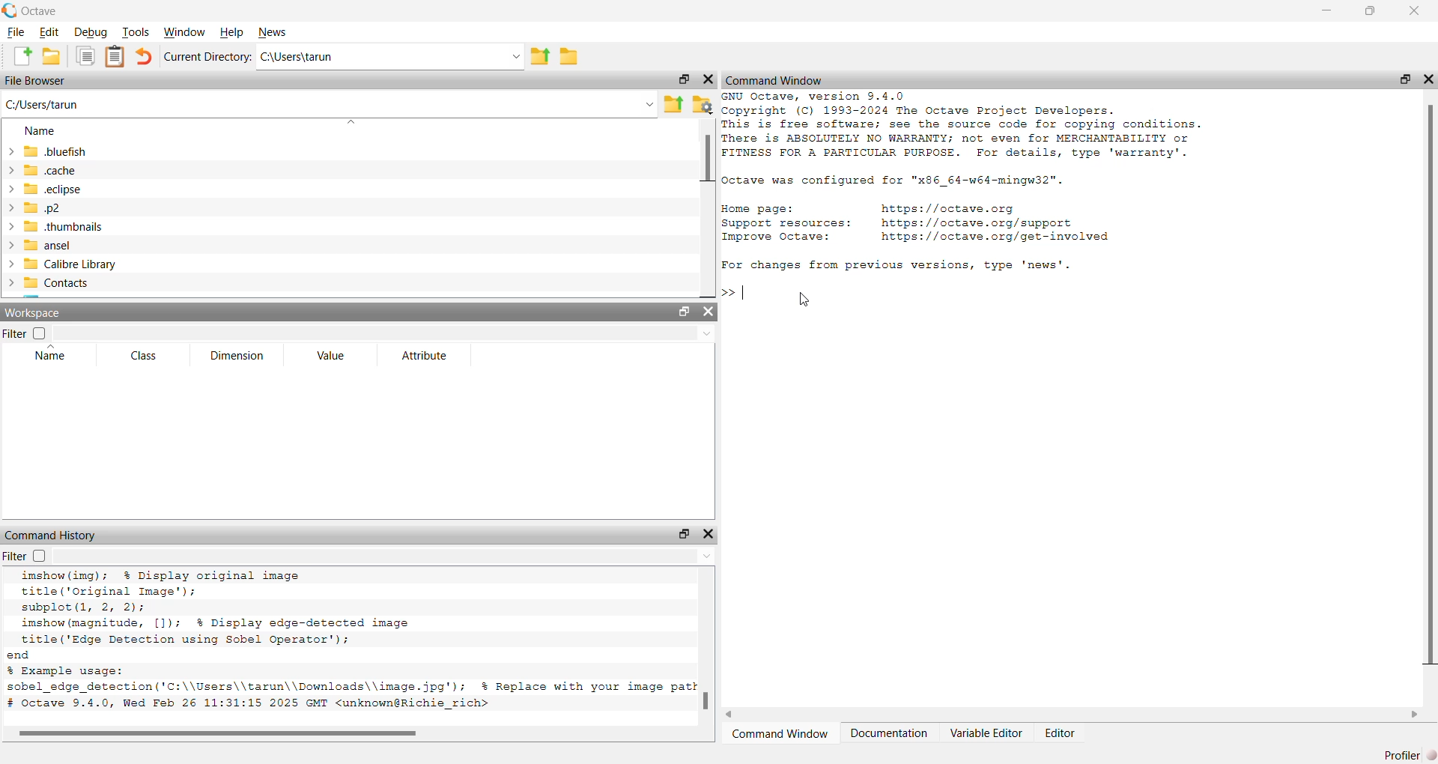 The width and height of the screenshot is (1438, 764). Describe the element at coordinates (974, 186) in the screenshot. I see `GNU Octave, version 9.4.0

Copyright (C) 1993-2024 The Octave Project Developers.

This is free software; see the source code for copying conditions.
There is ABSOLUTELY NO WARRANTY; not even for MERCHANTABILITY or
FITNESS FOR A PARTICULAR PURPOSE. For details, type 'warranty'.
octave was configured for "x86_64-w64-mingw32".

Home page: https://octave.org

Support resources:  https://octave.org/support

Improve Octave: https: //octave.org/get-involved

For changes from previous versions, type 'news’.` at that location.